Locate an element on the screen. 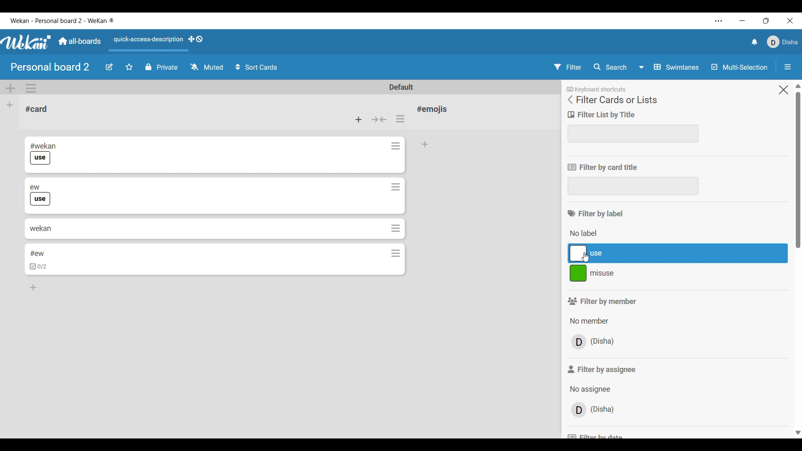  #wekan is located at coordinates (43, 145).